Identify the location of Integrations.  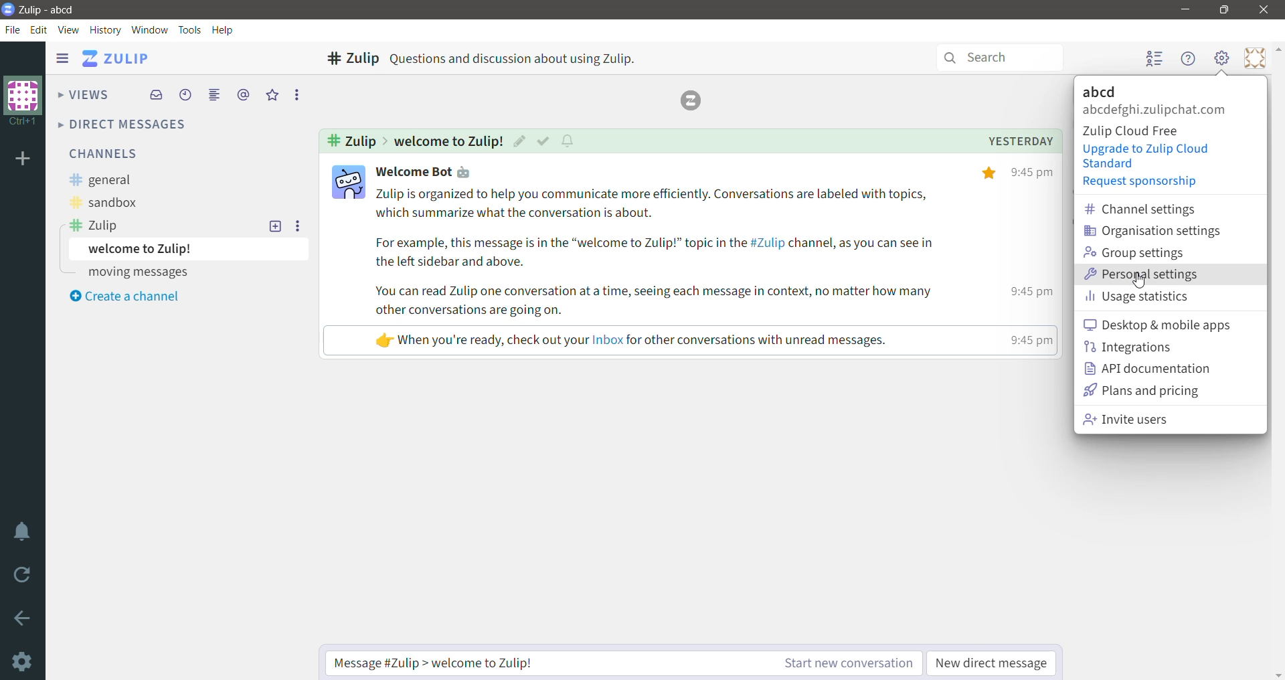
(1137, 346).